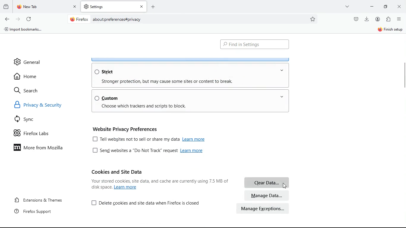  Describe the element at coordinates (28, 60) in the screenshot. I see `general` at that location.